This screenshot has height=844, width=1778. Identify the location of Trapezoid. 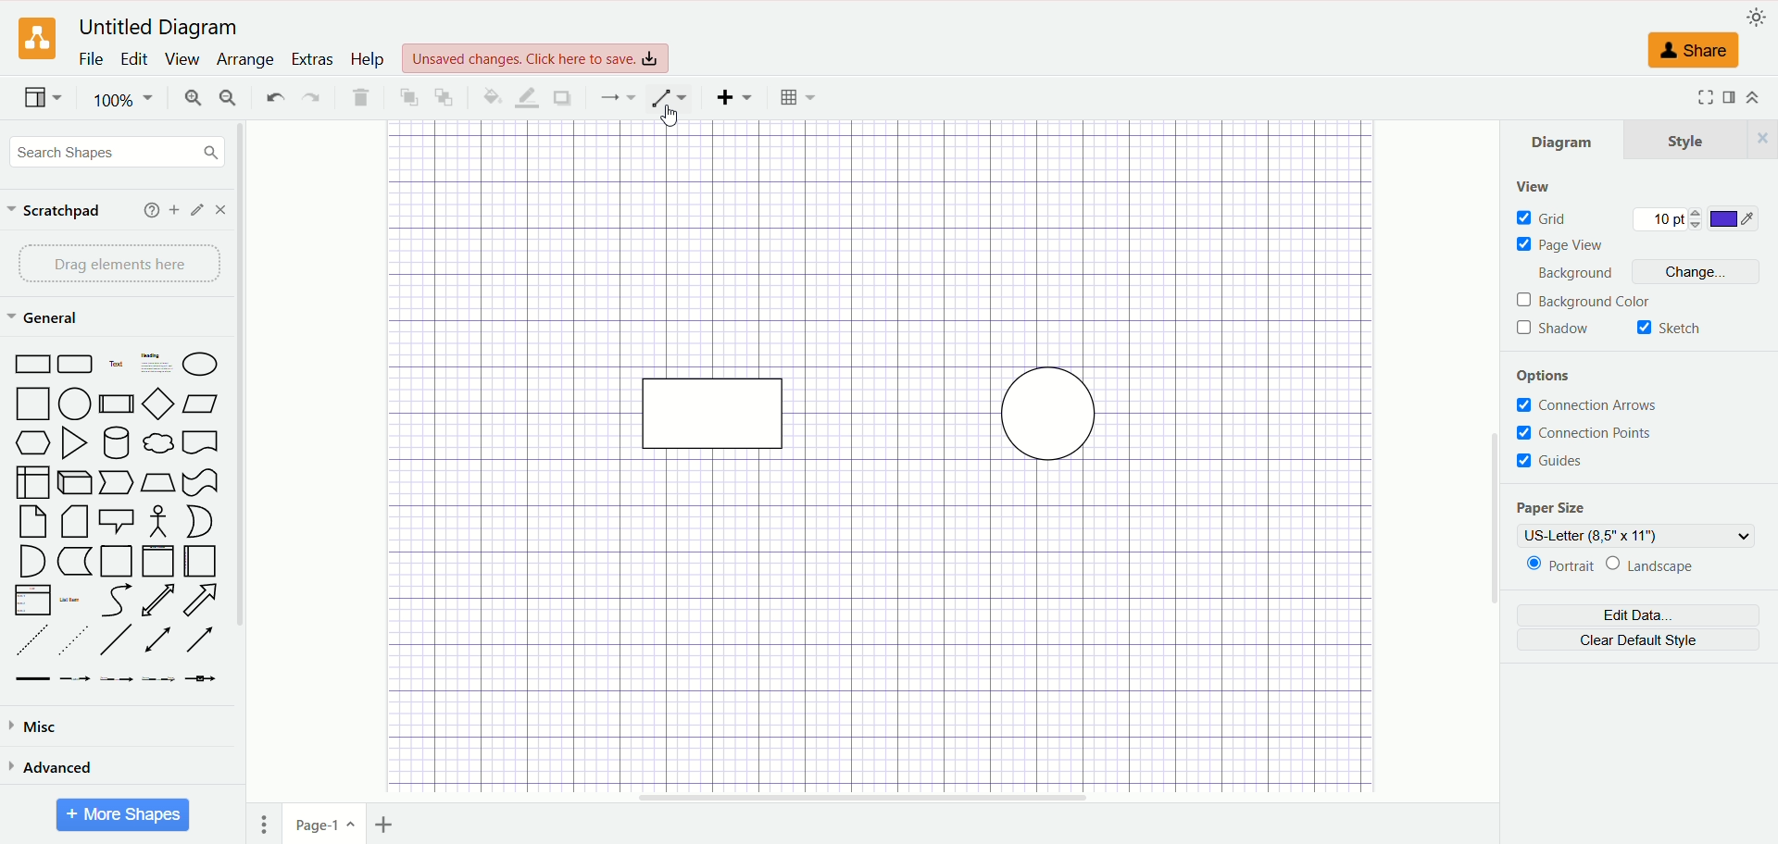
(159, 482).